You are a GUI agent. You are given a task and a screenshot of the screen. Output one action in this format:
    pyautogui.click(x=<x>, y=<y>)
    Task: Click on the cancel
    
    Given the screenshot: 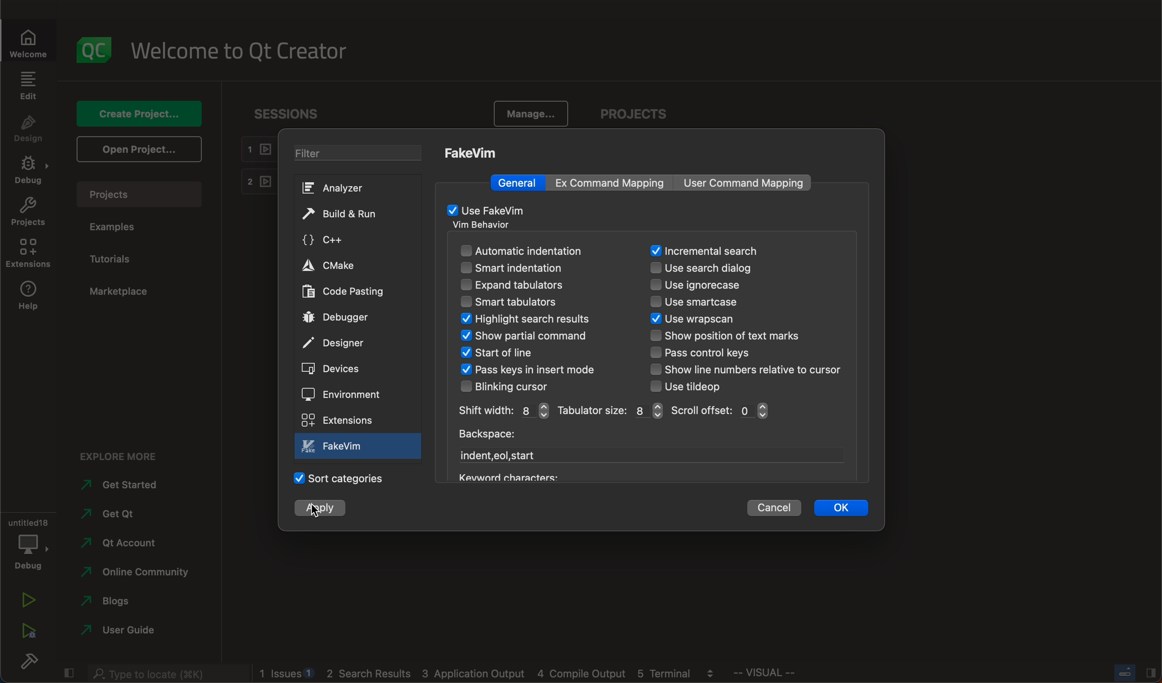 What is the action you would take?
    pyautogui.click(x=774, y=508)
    